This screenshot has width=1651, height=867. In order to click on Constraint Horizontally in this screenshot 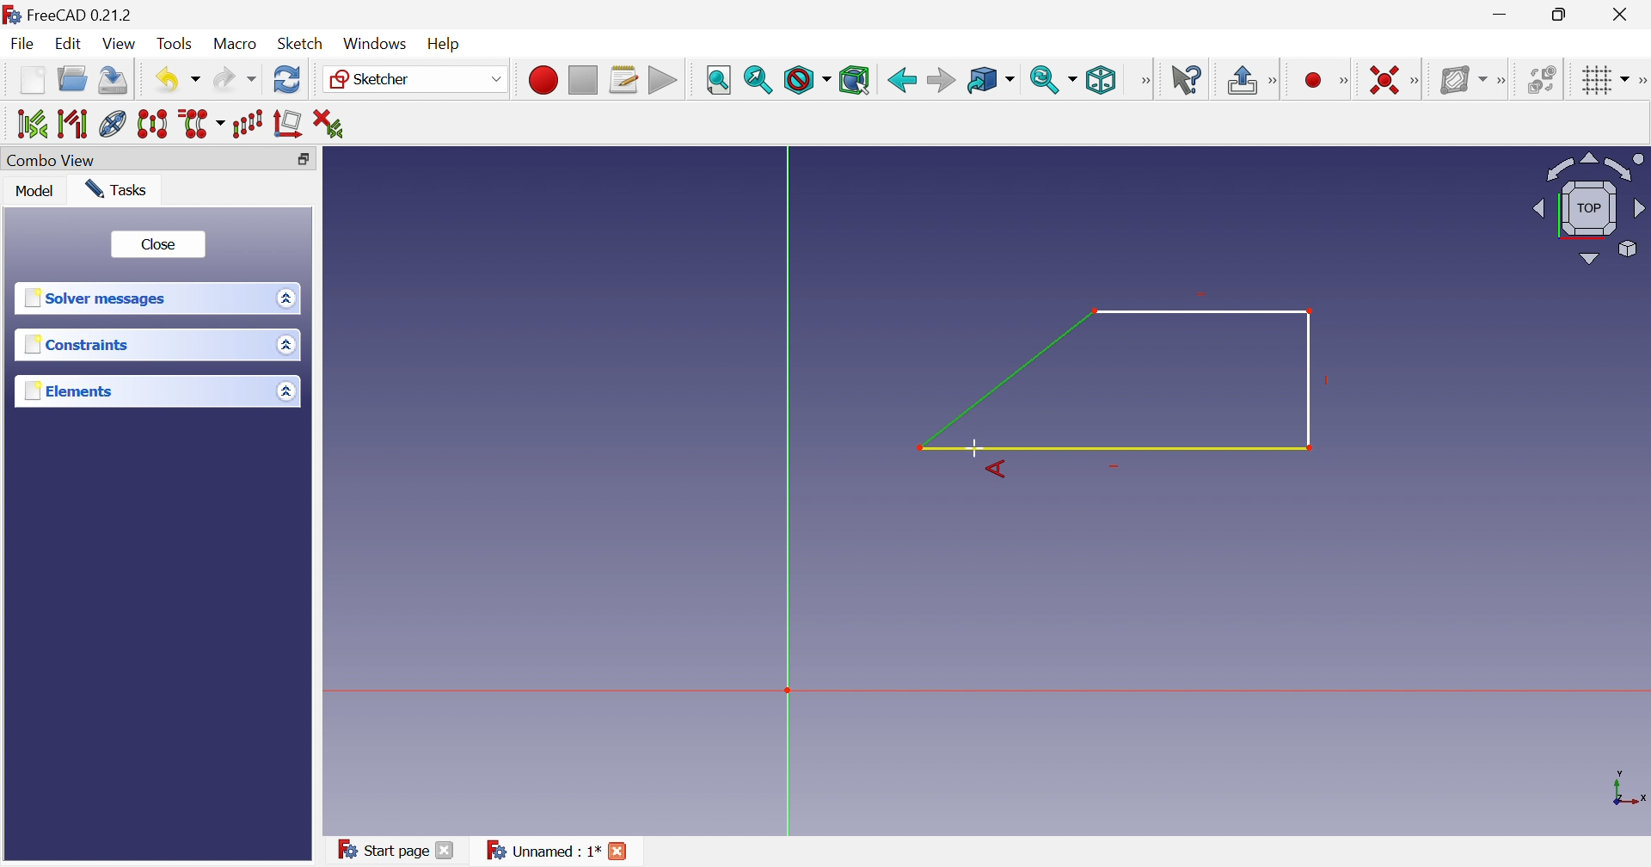, I will do `click(1372, 77)`.